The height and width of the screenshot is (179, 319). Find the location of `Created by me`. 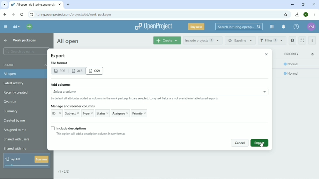

Created by me is located at coordinates (15, 121).